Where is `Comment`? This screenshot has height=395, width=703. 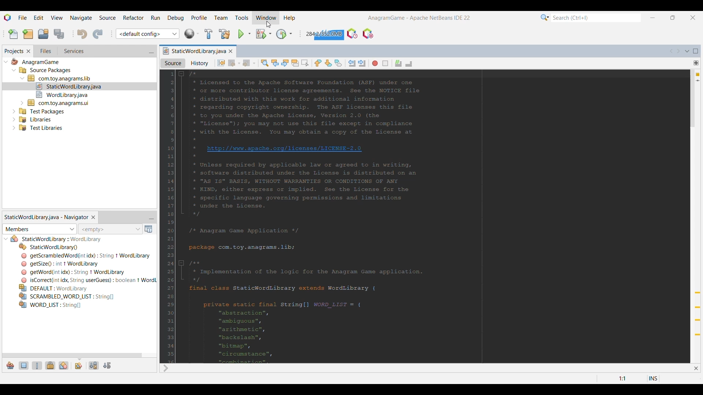
Comment is located at coordinates (398, 63).